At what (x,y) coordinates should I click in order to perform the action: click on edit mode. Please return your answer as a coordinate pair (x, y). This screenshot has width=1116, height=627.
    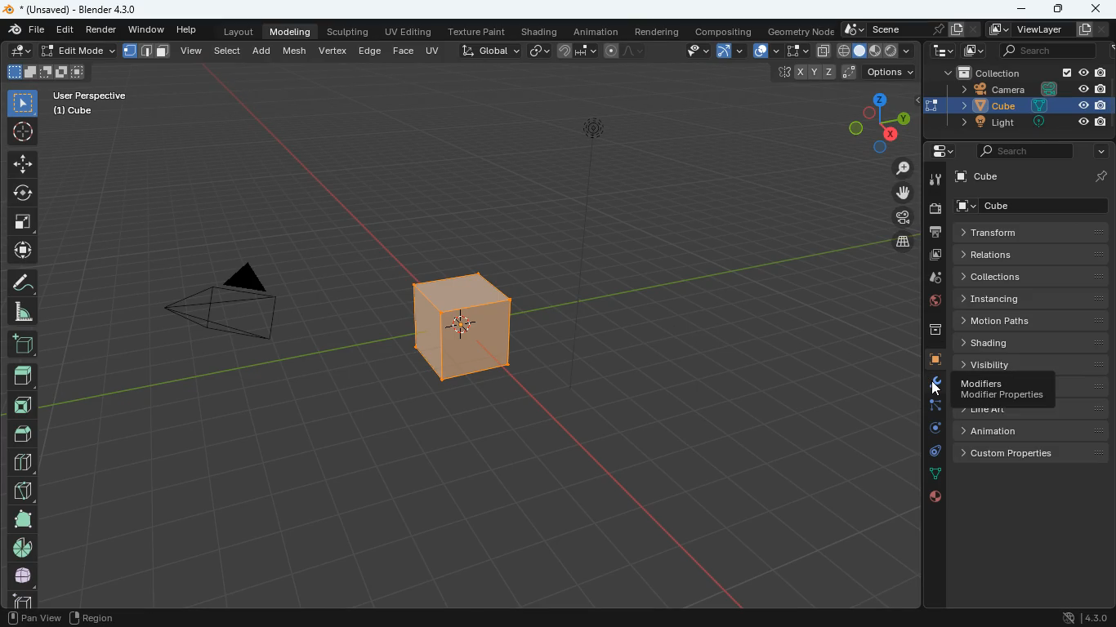
    Looking at the image, I should click on (76, 51).